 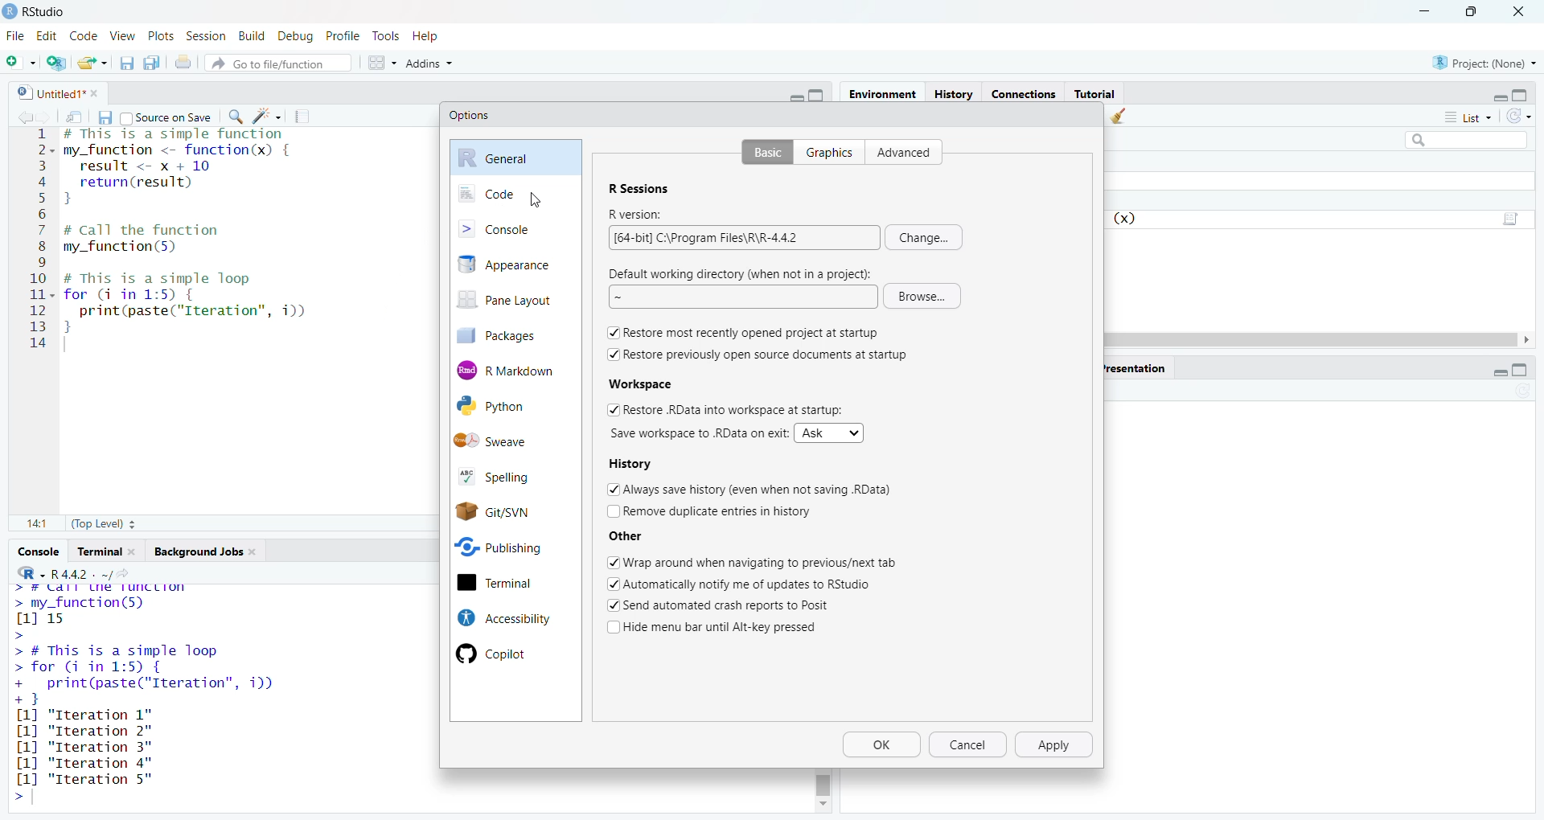 I want to click on Default working directory (when not in a project):, so click(x=743, y=273).